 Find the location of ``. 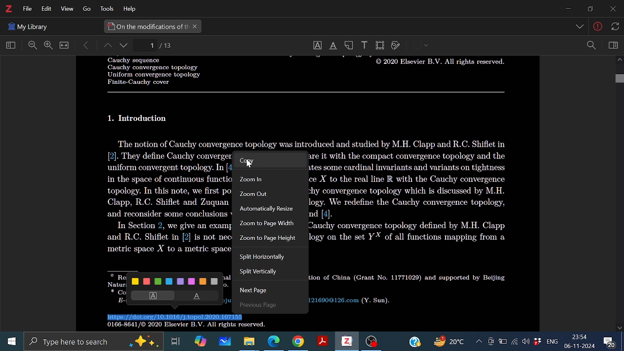

 is located at coordinates (249, 164).